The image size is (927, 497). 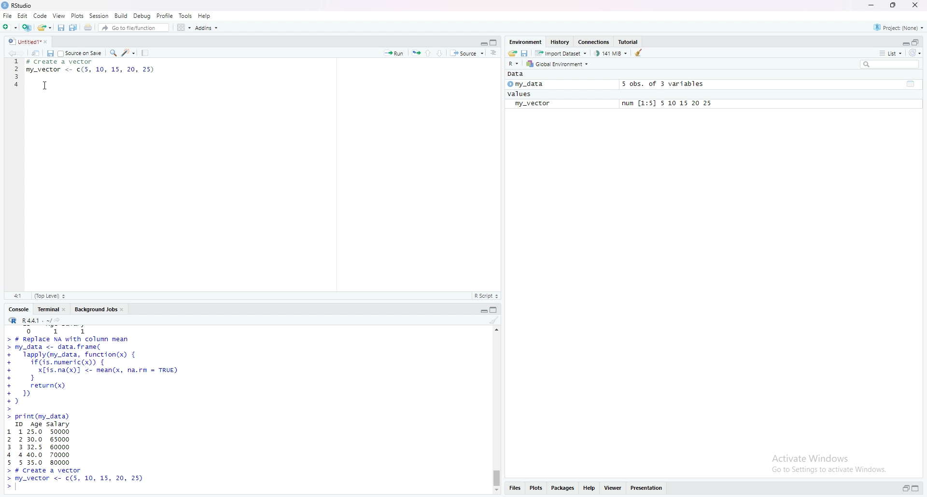 I want to click on cursor, so click(x=44, y=85).